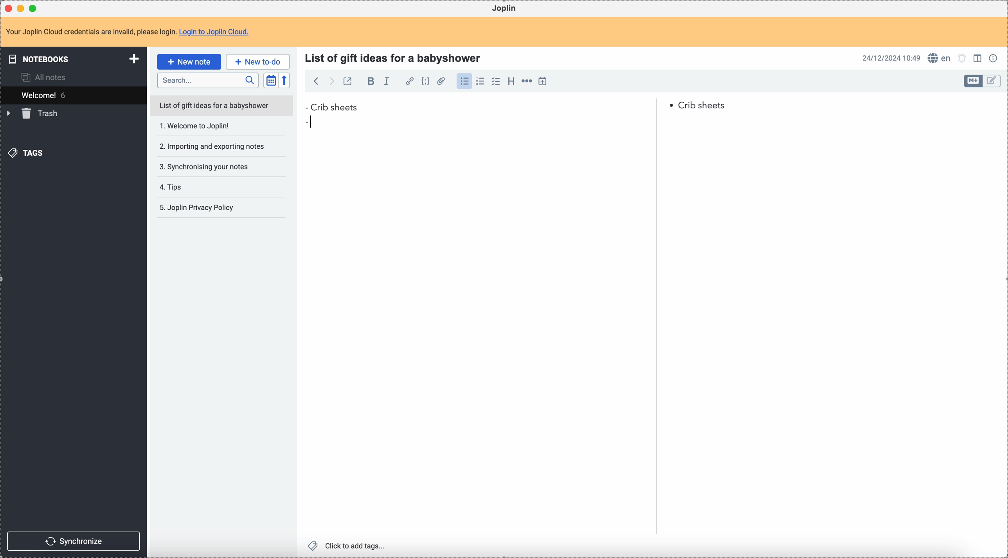 This screenshot has width=1008, height=558. Describe the element at coordinates (34, 114) in the screenshot. I see `trash` at that location.